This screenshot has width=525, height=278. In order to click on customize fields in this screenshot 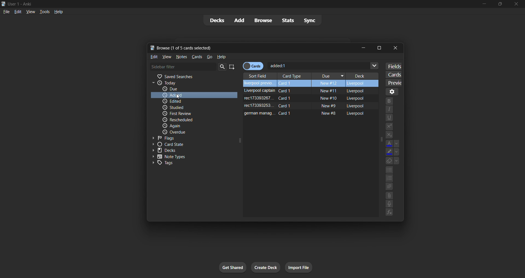, I will do `click(394, 66)`.